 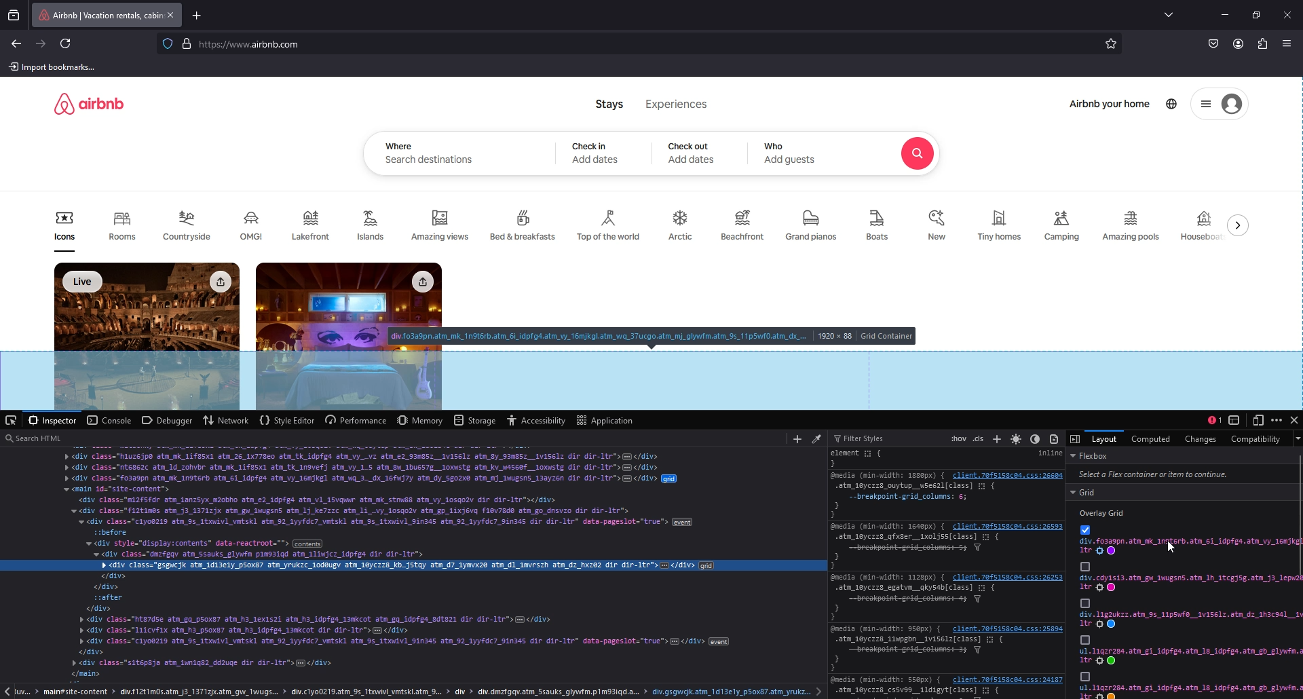 I want to click on storage, so click(x=476, y=420).